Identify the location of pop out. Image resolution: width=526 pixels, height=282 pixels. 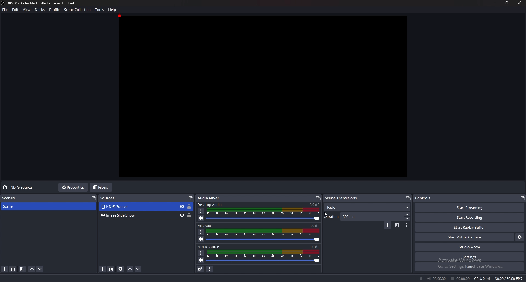
(191, 198).